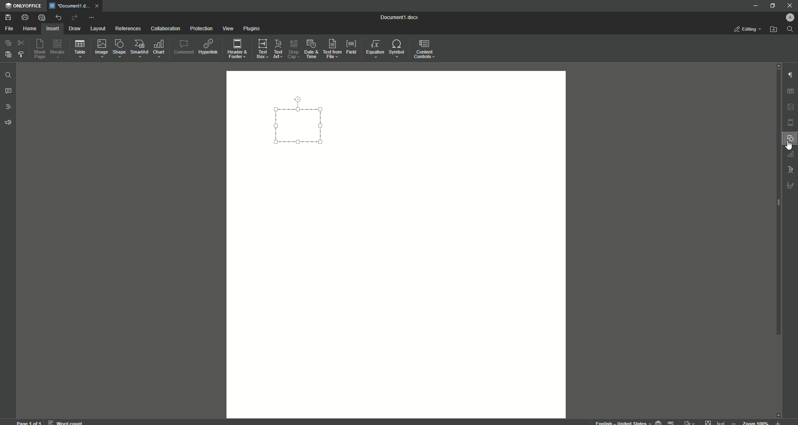 This screenshot has width=798, height=425. What do you see at coordinates (7, 54) in the screenshot?
I see `Paste` at bounding box center [7, 54].